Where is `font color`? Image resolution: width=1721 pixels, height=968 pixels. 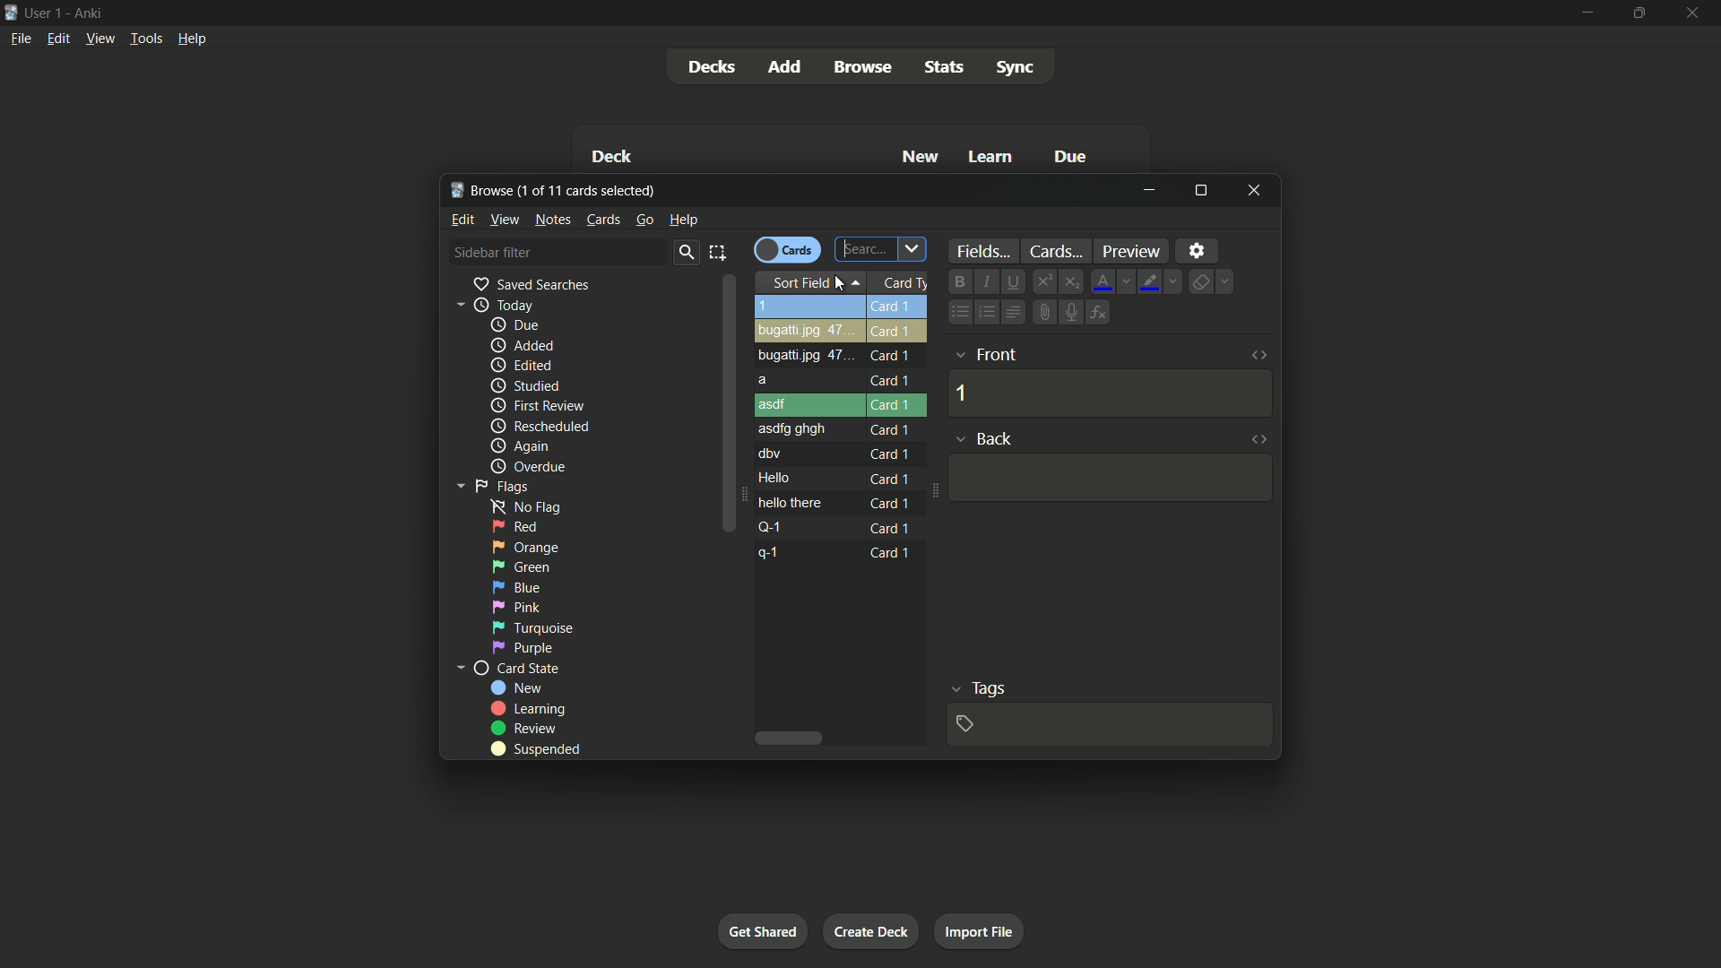 font color is located at coordinates (1104, 281).